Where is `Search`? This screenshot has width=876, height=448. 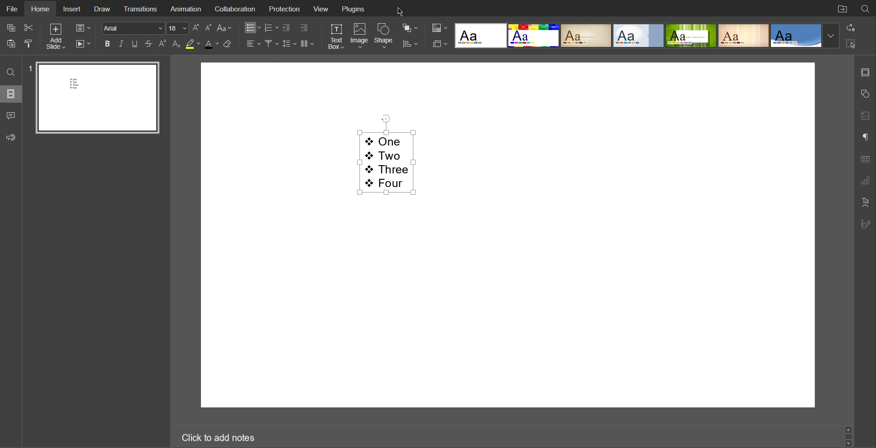 Search is located at coordinates (866, 8).